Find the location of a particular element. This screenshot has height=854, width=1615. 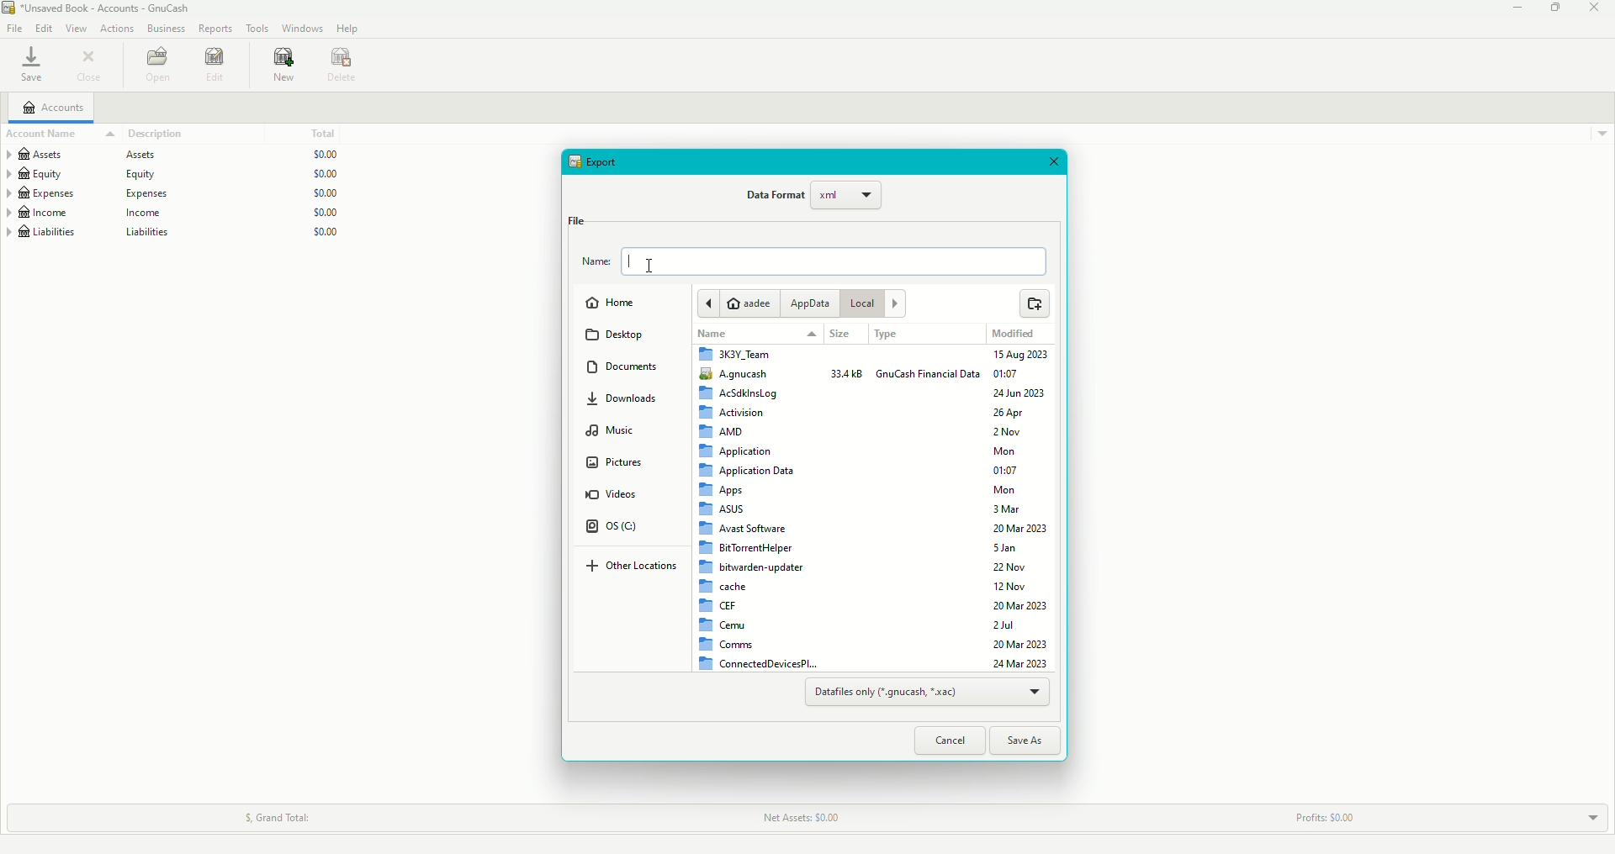

Actions is located at coordinates (115, 29).